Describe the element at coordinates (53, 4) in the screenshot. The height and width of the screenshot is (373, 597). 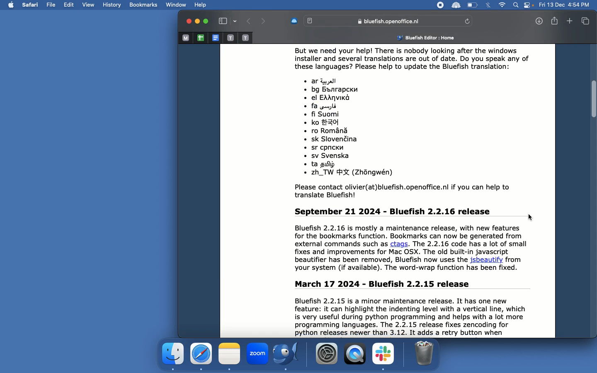
I see `File` at that location.